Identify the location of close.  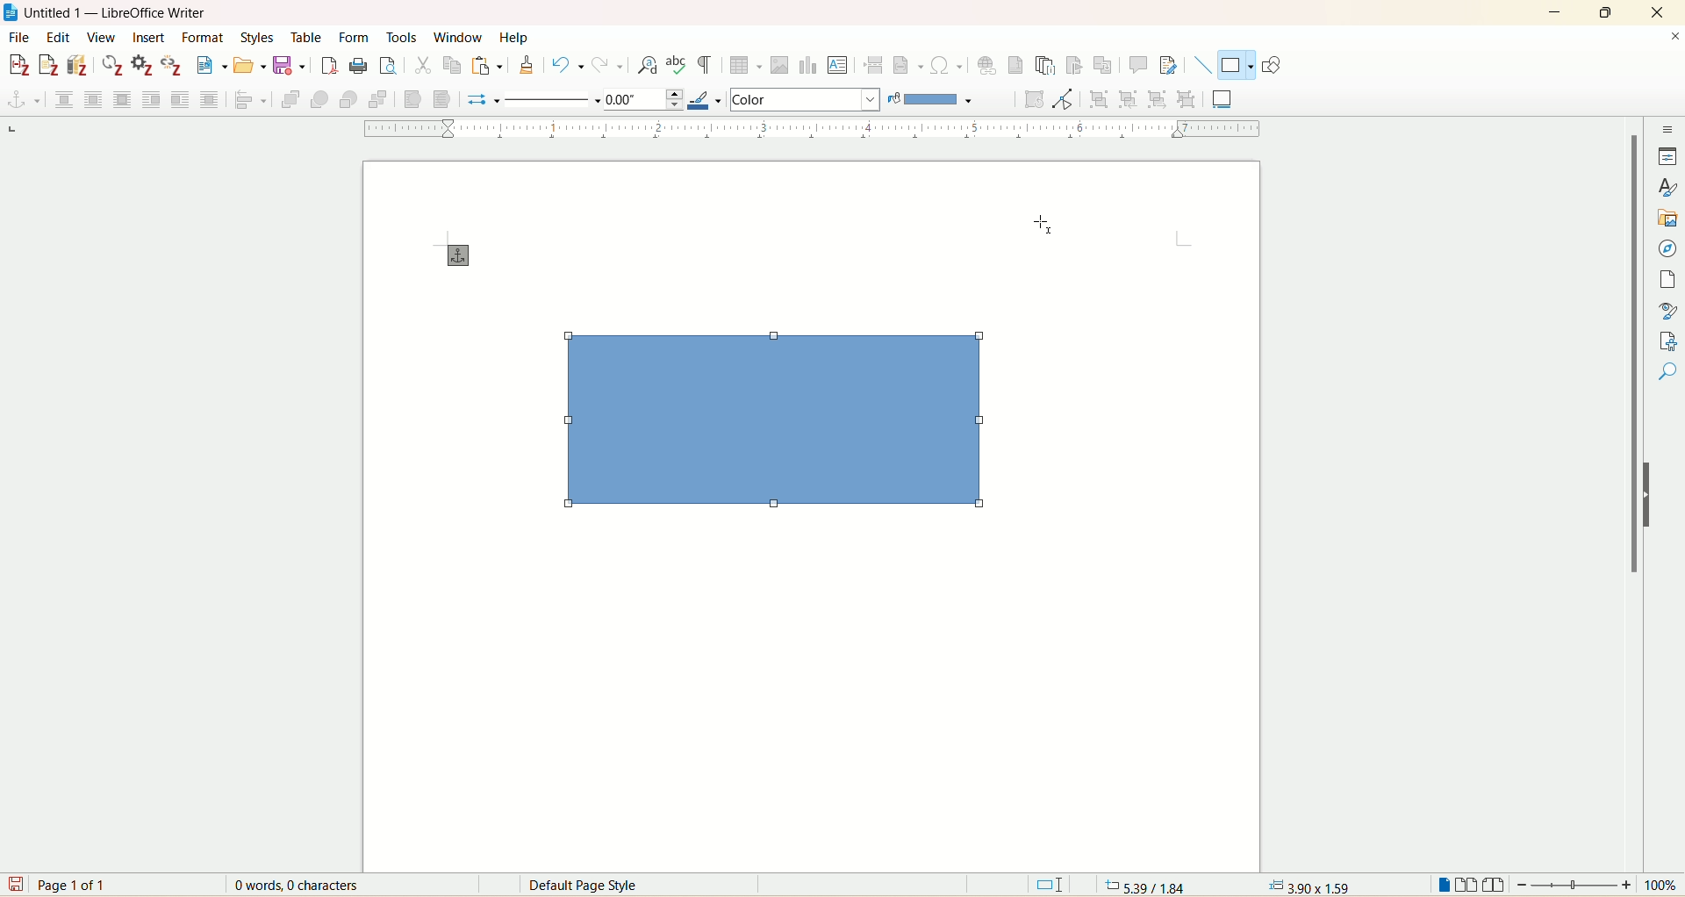
(1655, 13).